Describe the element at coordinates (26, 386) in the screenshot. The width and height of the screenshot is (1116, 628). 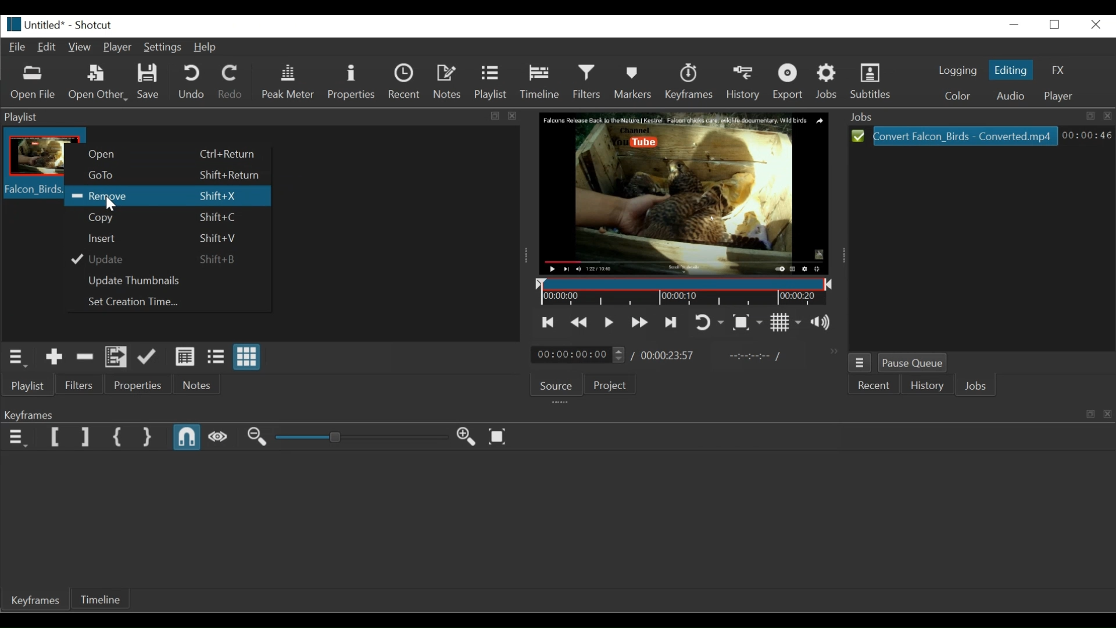
I see `Playlist` at that location.